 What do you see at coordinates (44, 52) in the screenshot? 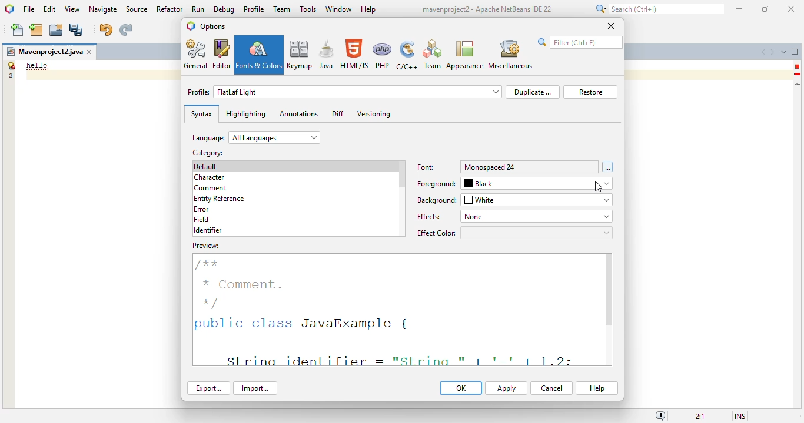
I see `project name` at bounding box center [44, 52].